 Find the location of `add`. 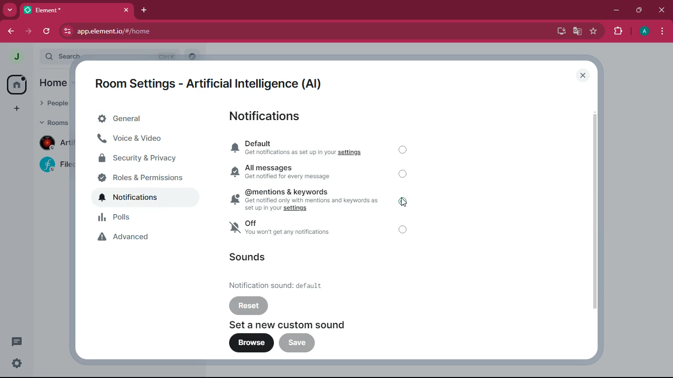

add is located at coordinates (17, 110).